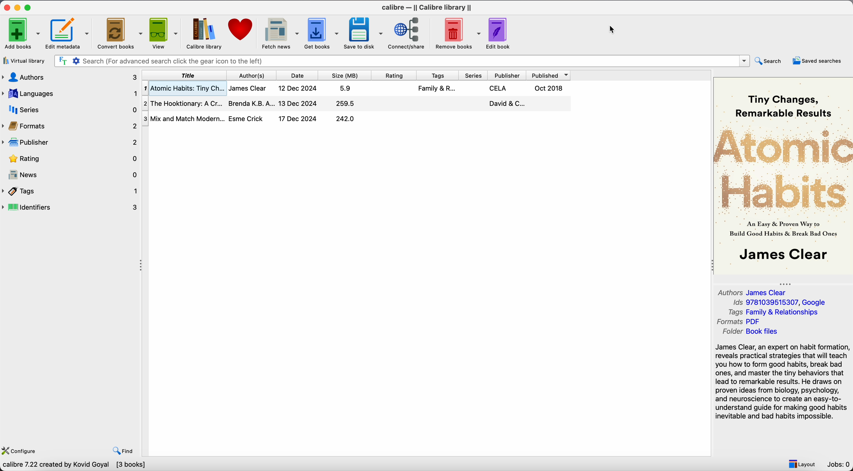 This screenshot has width=853, height=471. I want to click on authors, so click(71, 77).